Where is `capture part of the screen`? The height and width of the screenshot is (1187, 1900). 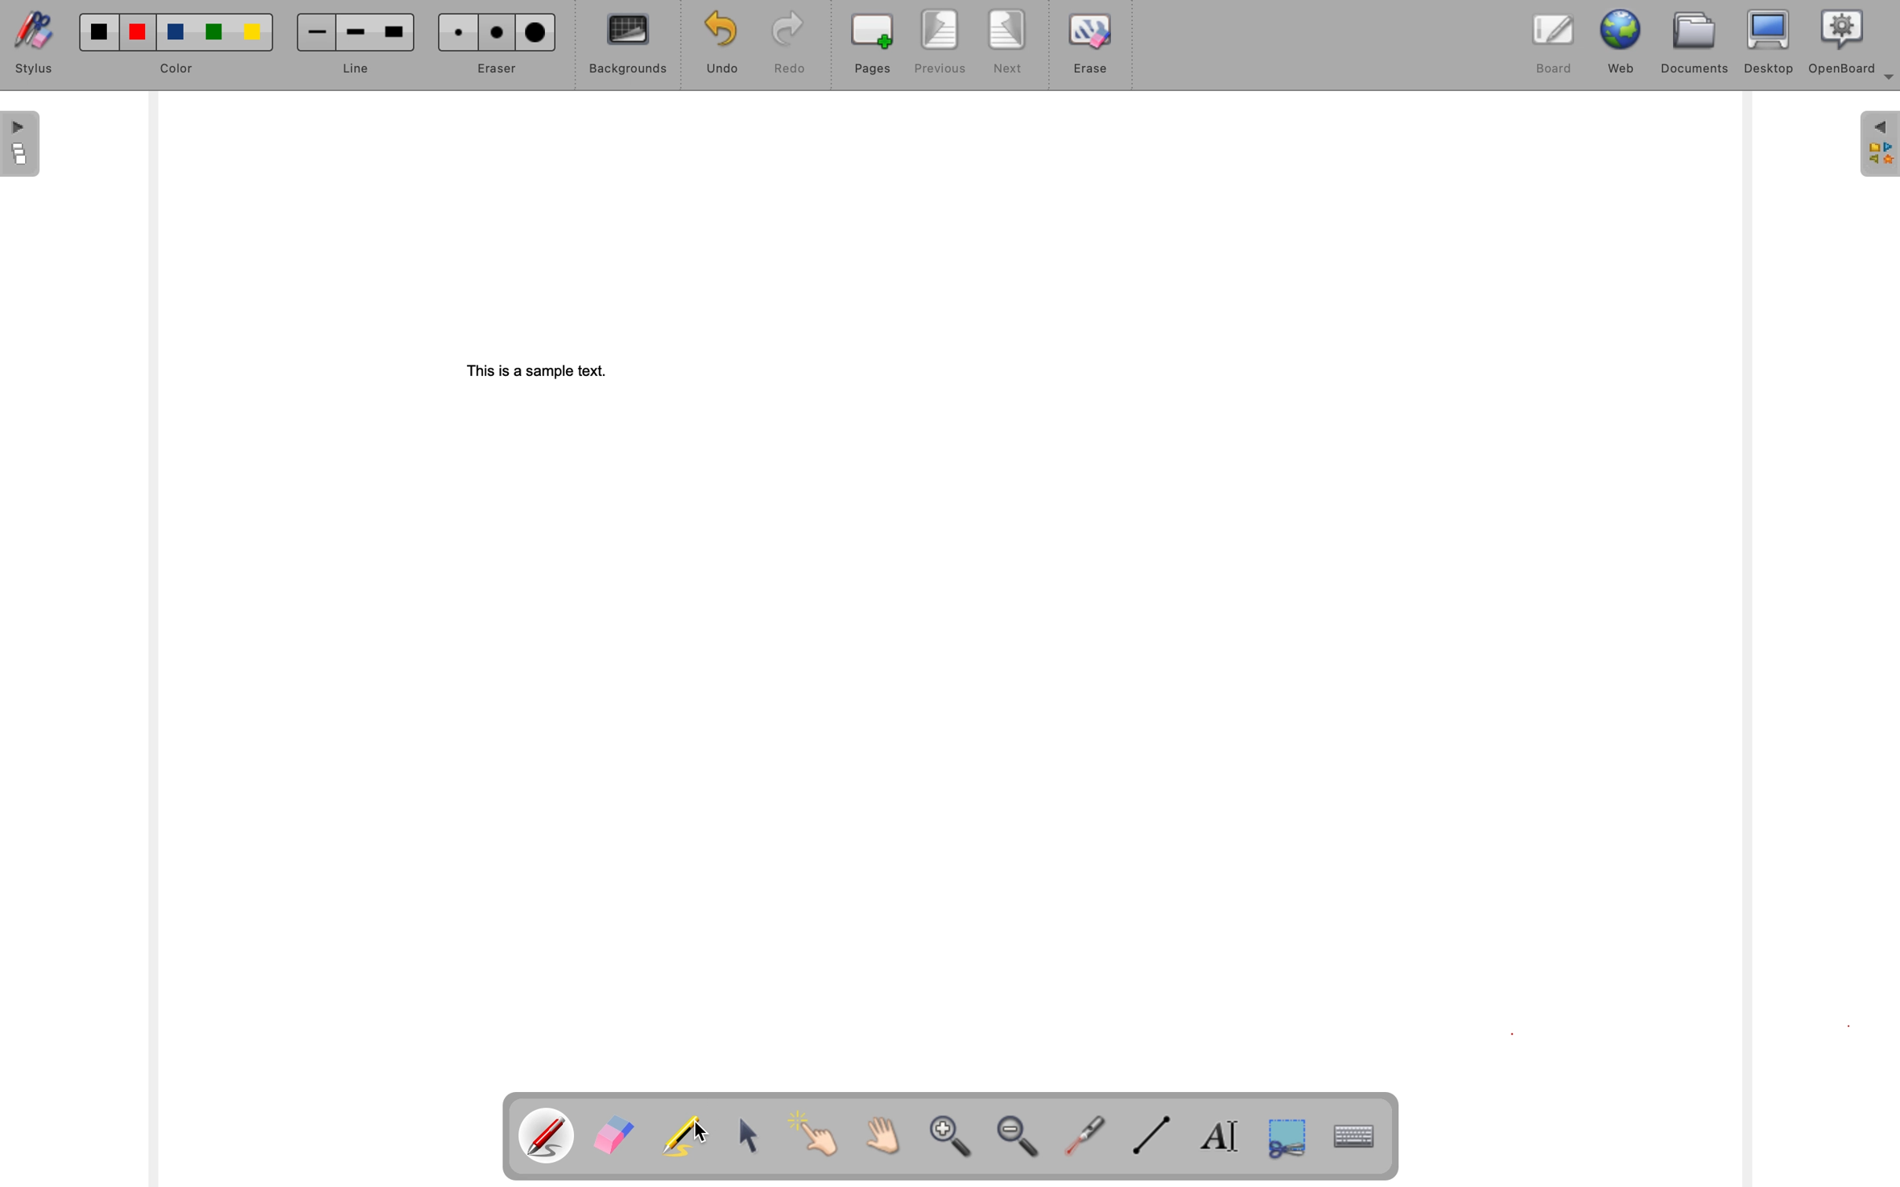 capture part of the screen is located at coordinates (1286, 1137).